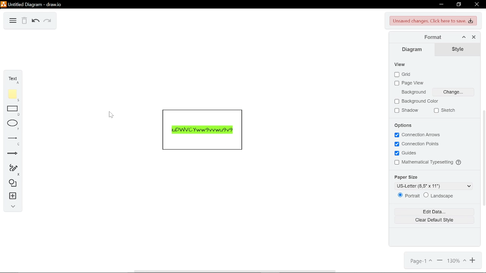  What do you see at coordinates (429, 163) in the screenshot?
I see `mathematical typesetting` at bounding box center [429, 163].